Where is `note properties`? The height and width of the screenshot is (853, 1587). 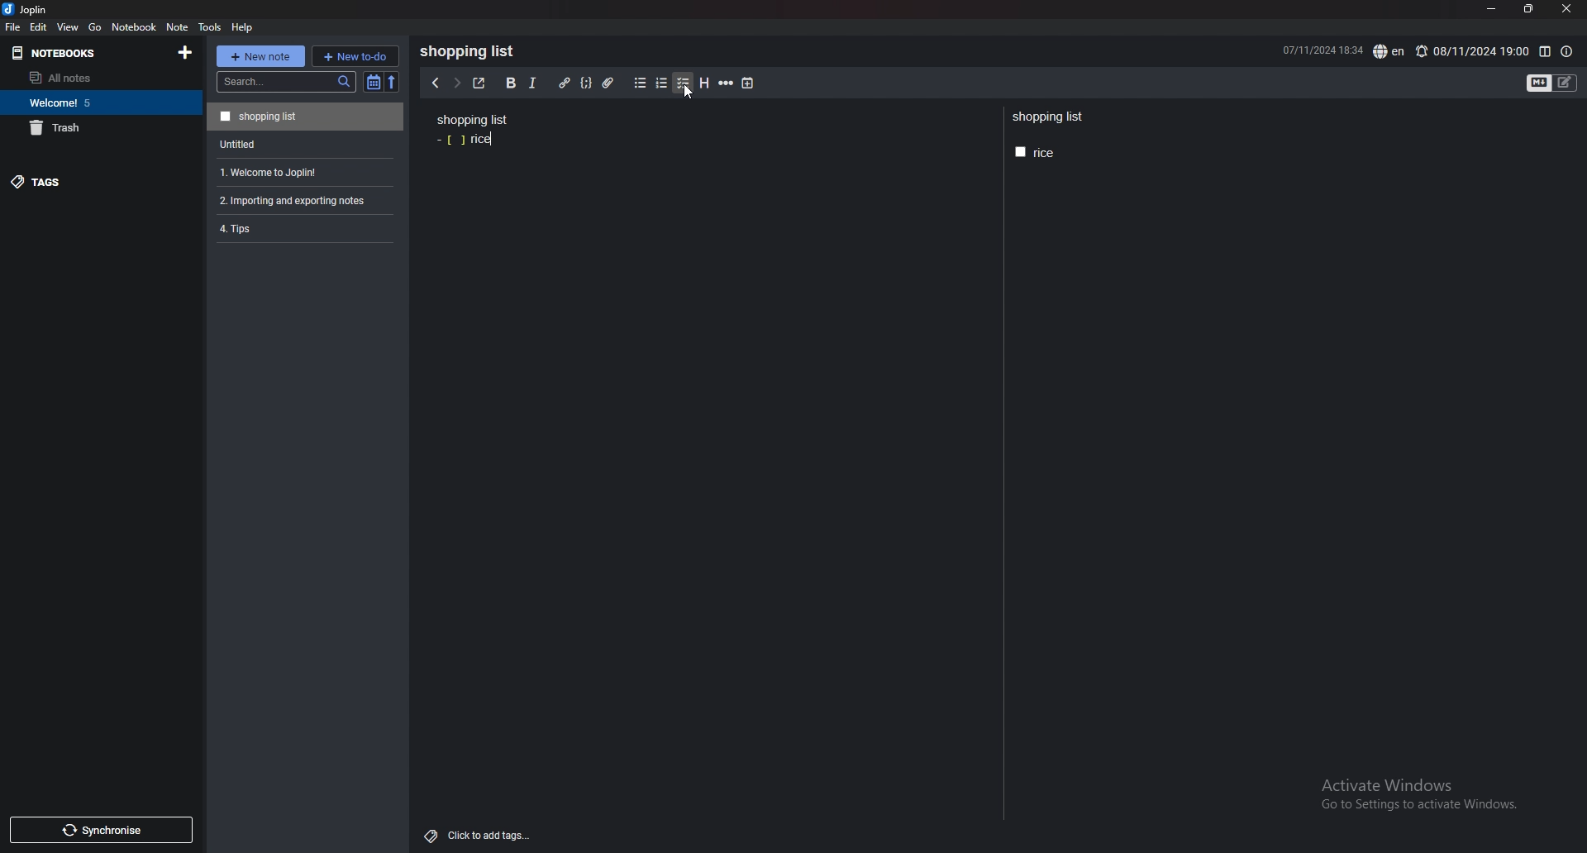 note properties is located at coordinates (1566, 52).